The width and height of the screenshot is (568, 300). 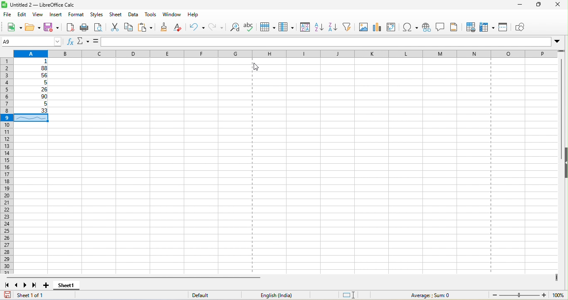 I want to click on hyperlink, so click(x=426, y=28).